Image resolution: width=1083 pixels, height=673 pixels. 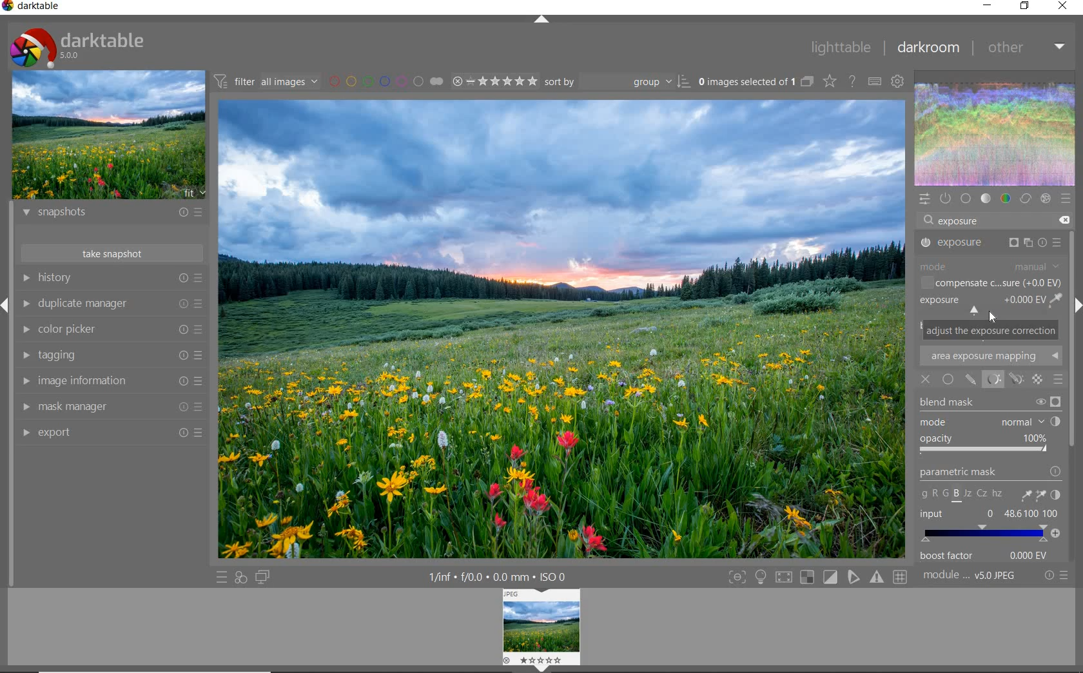 I want to click on filter images based on their modules, so click(x=268, y=81).